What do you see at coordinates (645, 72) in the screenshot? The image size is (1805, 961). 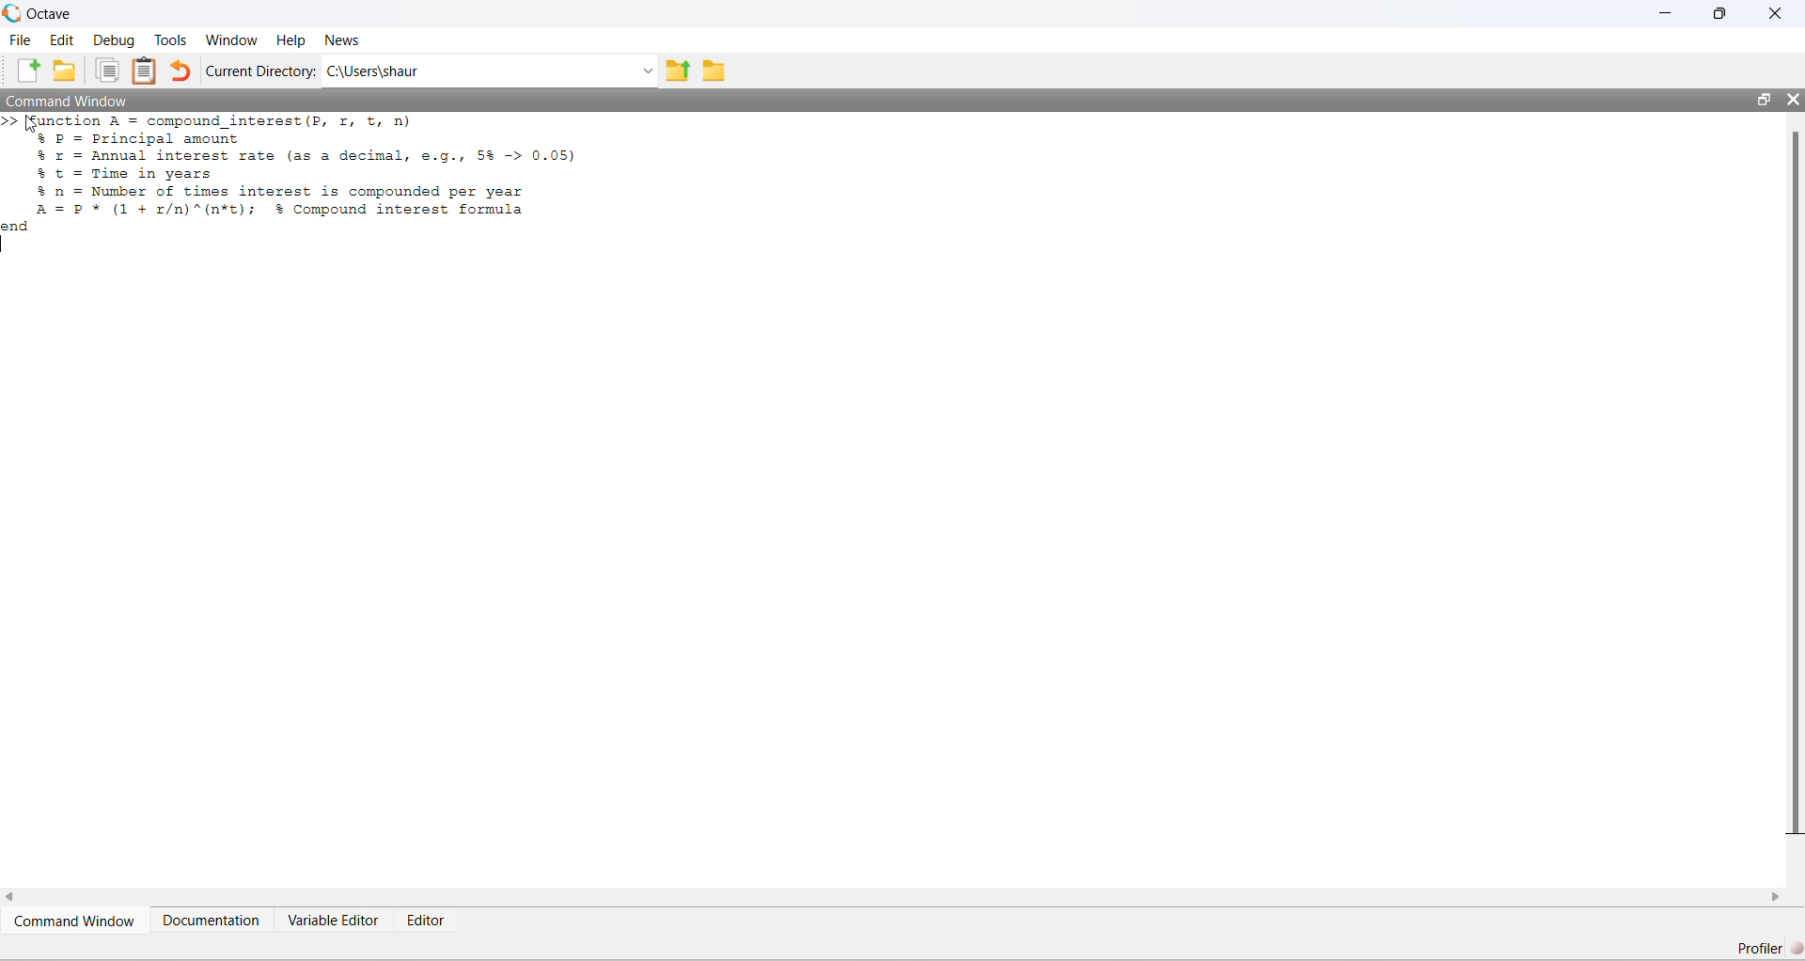 I see `Dropdown` at bounding box center [645, 72].